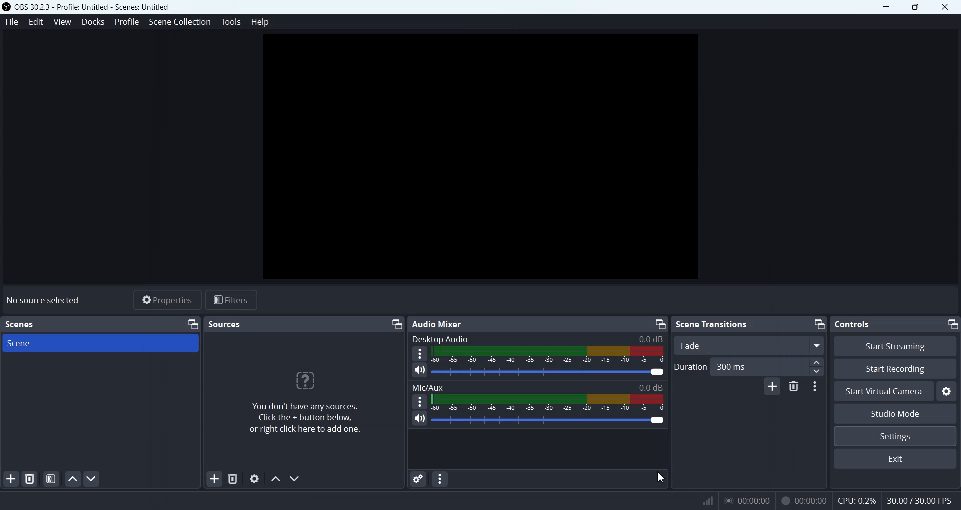 This screenshot has width=961, height=510. What do you see at coordinates (92, 479) in the screenshot?
I see `Move scene Down` at bounding box center [92, 479].